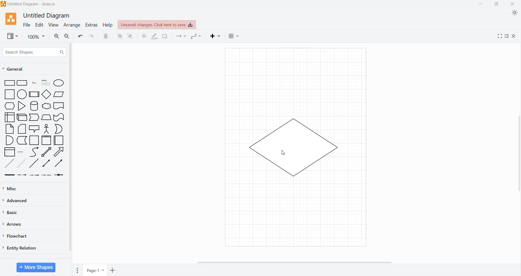  What do you see at coordinates (23, 140) in the screenshot?
I see `Data Storage` at bounding box center [23, 140].